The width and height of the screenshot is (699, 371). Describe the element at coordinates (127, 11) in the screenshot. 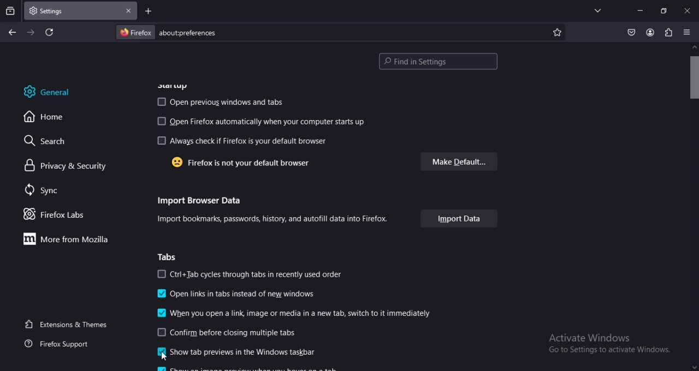

I see `close tab` at that location.